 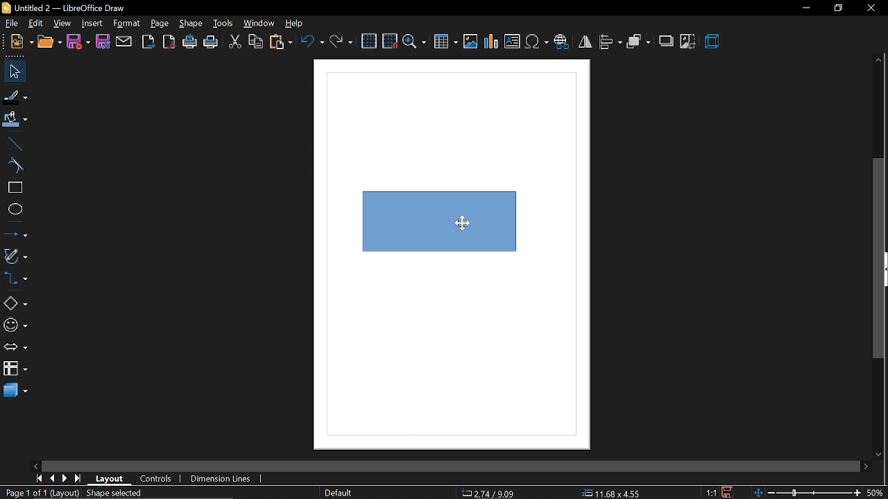 I want to click on save, so click(x=77, y=42).